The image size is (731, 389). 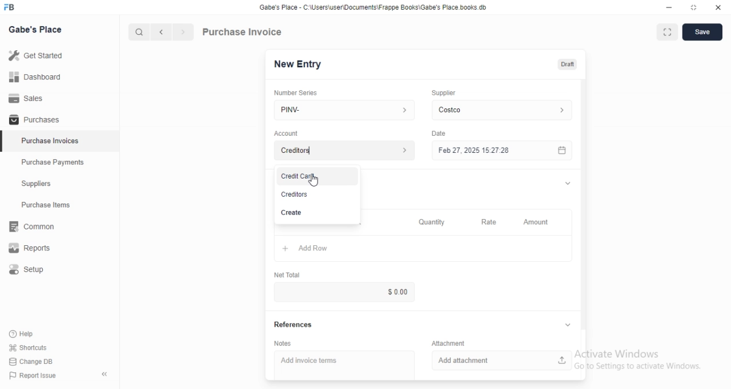 What do you see at coordinates (344, 110) in the screenshot?
I see `PINV-` at bounding box center [344, 110].